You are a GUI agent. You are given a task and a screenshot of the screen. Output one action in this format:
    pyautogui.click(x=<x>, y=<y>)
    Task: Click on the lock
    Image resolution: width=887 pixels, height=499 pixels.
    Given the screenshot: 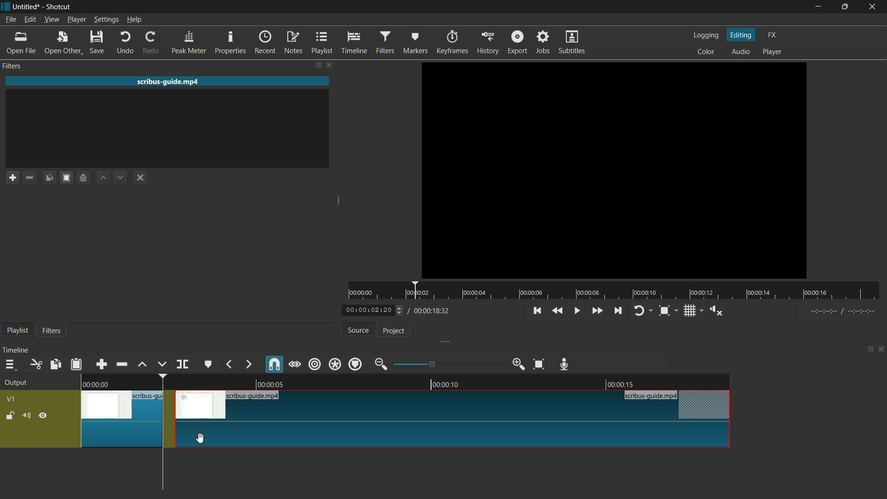 What is the action you would take?
    pyautogui.click(x=10, y=416)
    